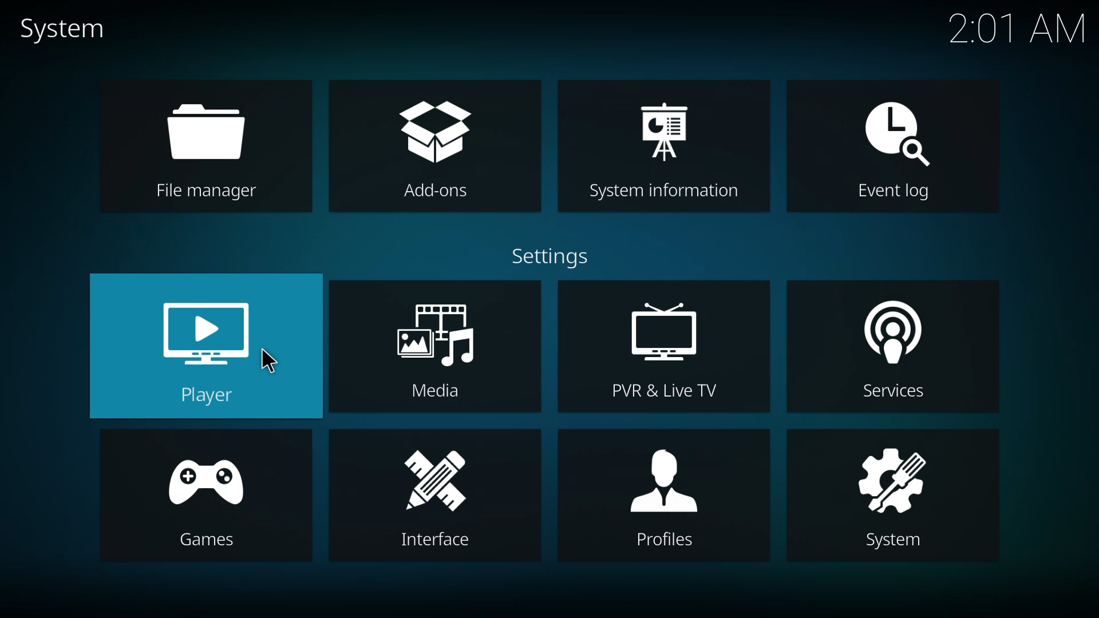  Describe the element at coordinates (268, 362) in the screenshot. I see `cursor` at that location.